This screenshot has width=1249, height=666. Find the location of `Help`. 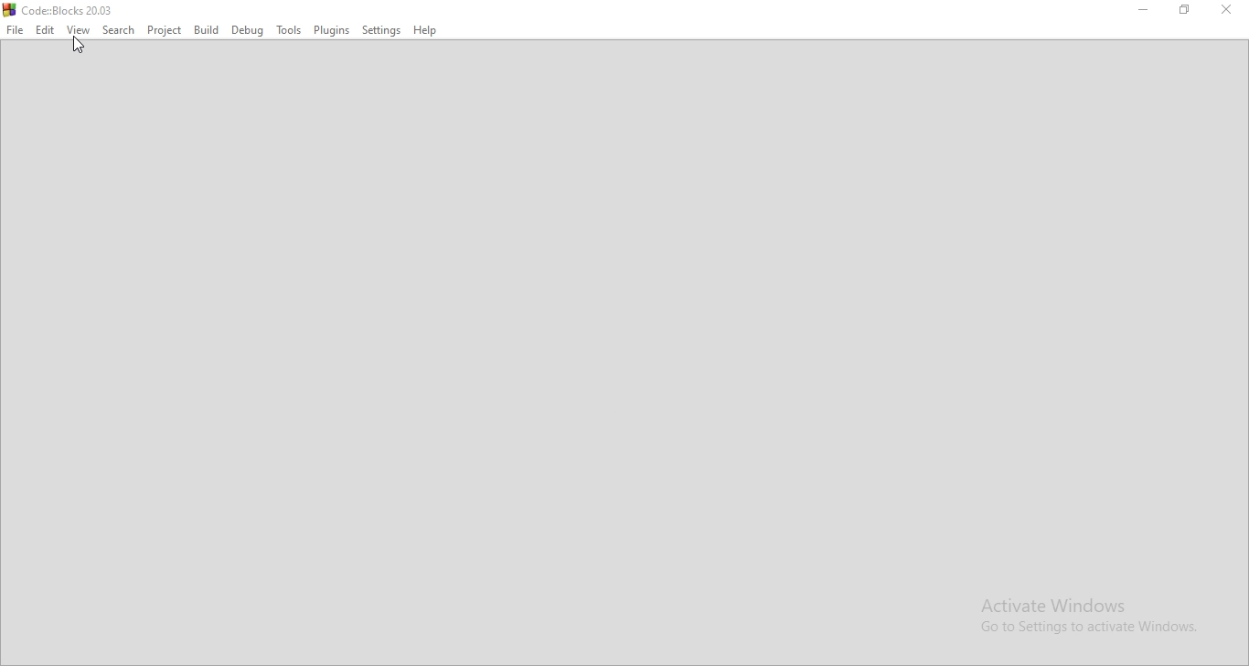

Help is located at coordinates (428, 31).